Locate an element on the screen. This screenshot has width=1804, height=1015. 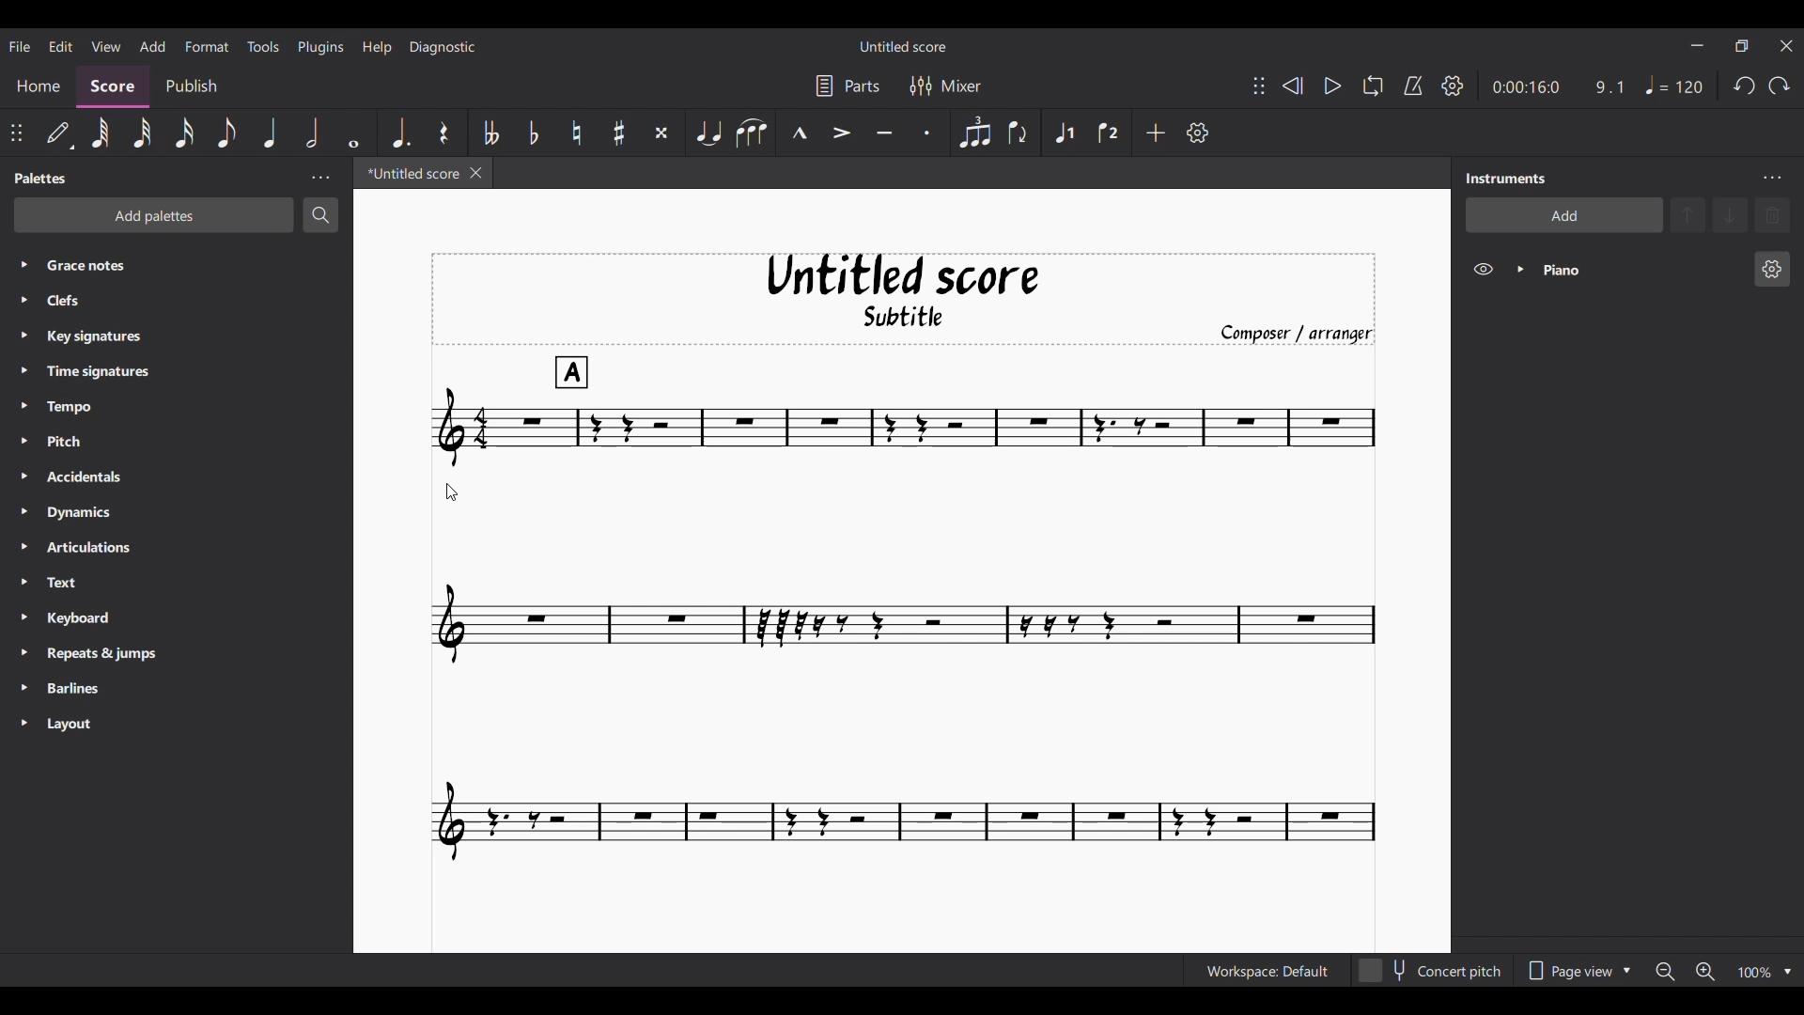
Close interface is located at coordinates (1786, 46).